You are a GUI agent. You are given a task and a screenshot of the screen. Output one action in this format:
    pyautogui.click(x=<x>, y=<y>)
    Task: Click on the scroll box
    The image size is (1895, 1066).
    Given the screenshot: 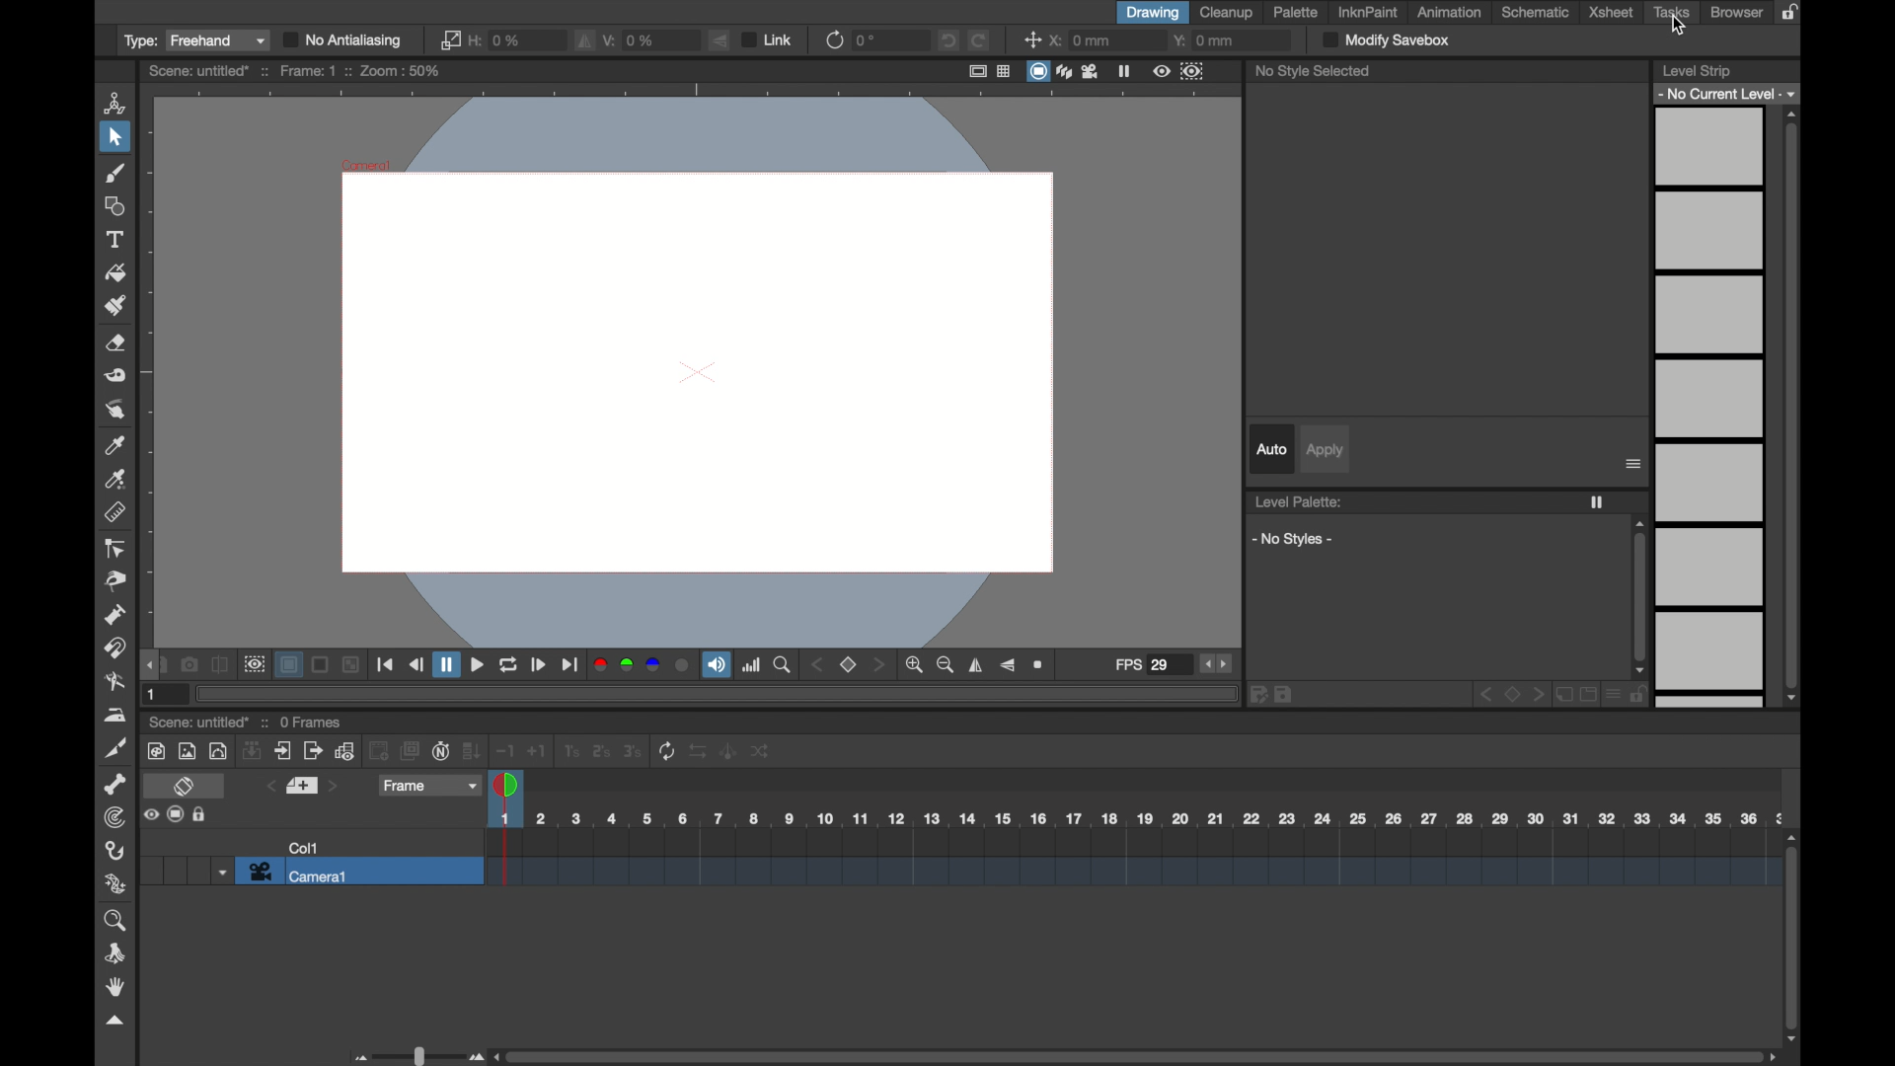 What is the action you would take?
    pyautogui.click(x=1135, y=1058)
    